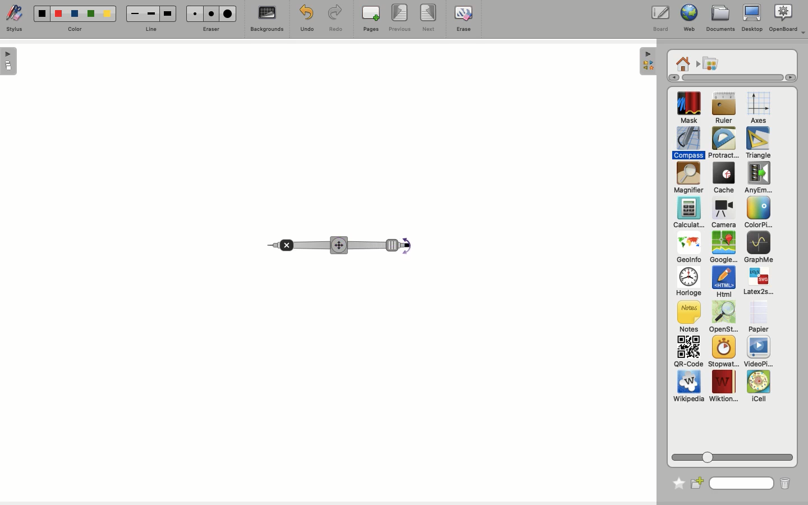 The height and width of the screenshot is (505, 808). I want to click on color2, so click(57, 13).